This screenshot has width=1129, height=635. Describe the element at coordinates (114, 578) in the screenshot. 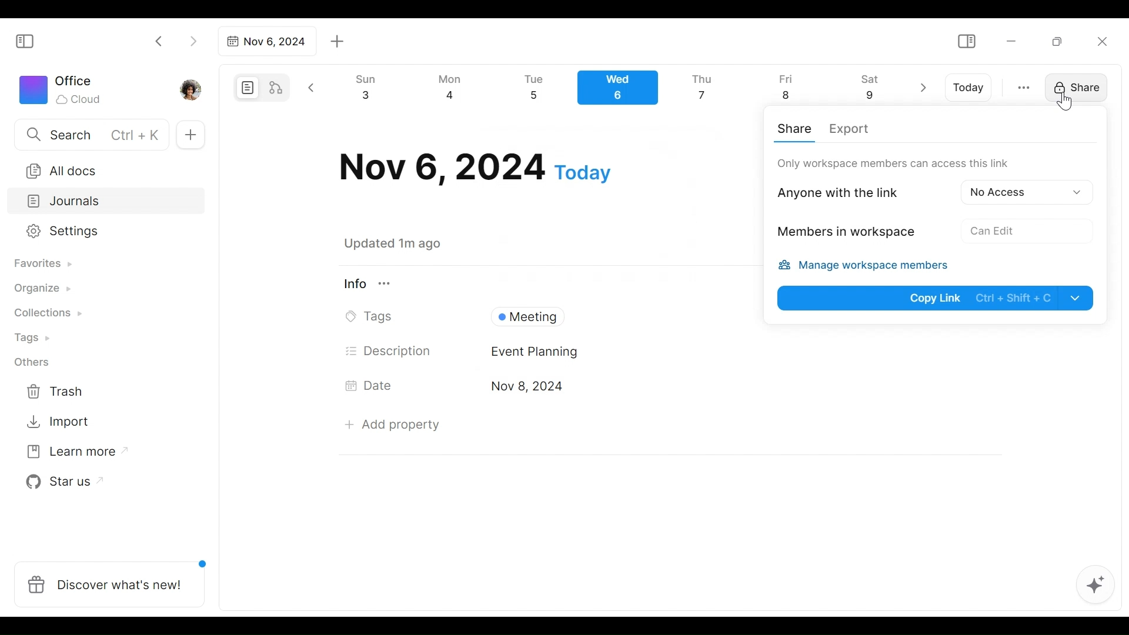

I see `Discover what's new` at that location.